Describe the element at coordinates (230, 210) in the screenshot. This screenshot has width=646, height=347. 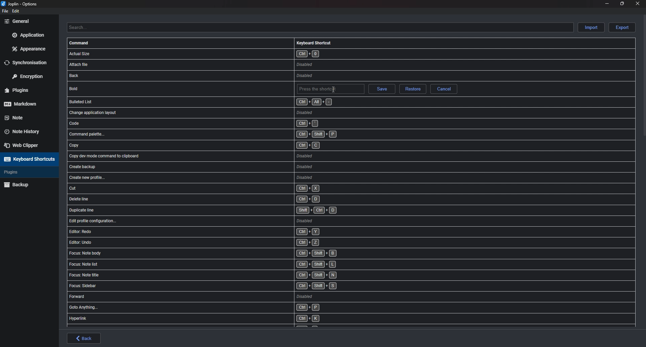
I see `shortcut` at that location.